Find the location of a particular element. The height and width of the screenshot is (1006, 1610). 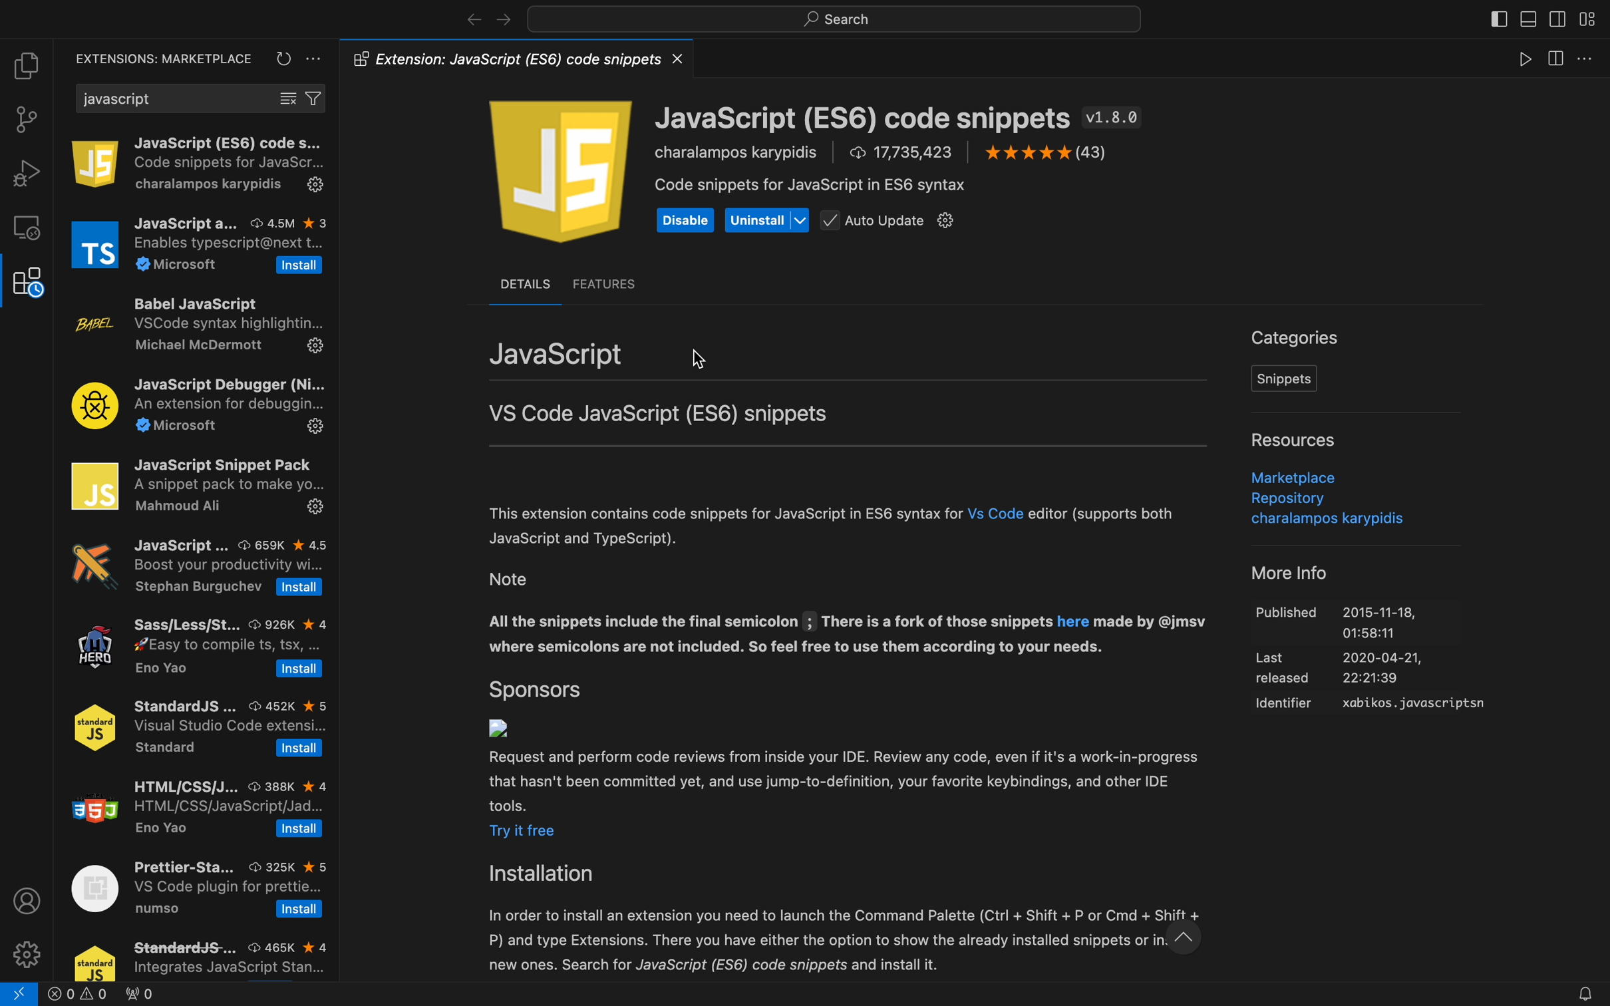

More Info is located at coordinates (1306, 575).